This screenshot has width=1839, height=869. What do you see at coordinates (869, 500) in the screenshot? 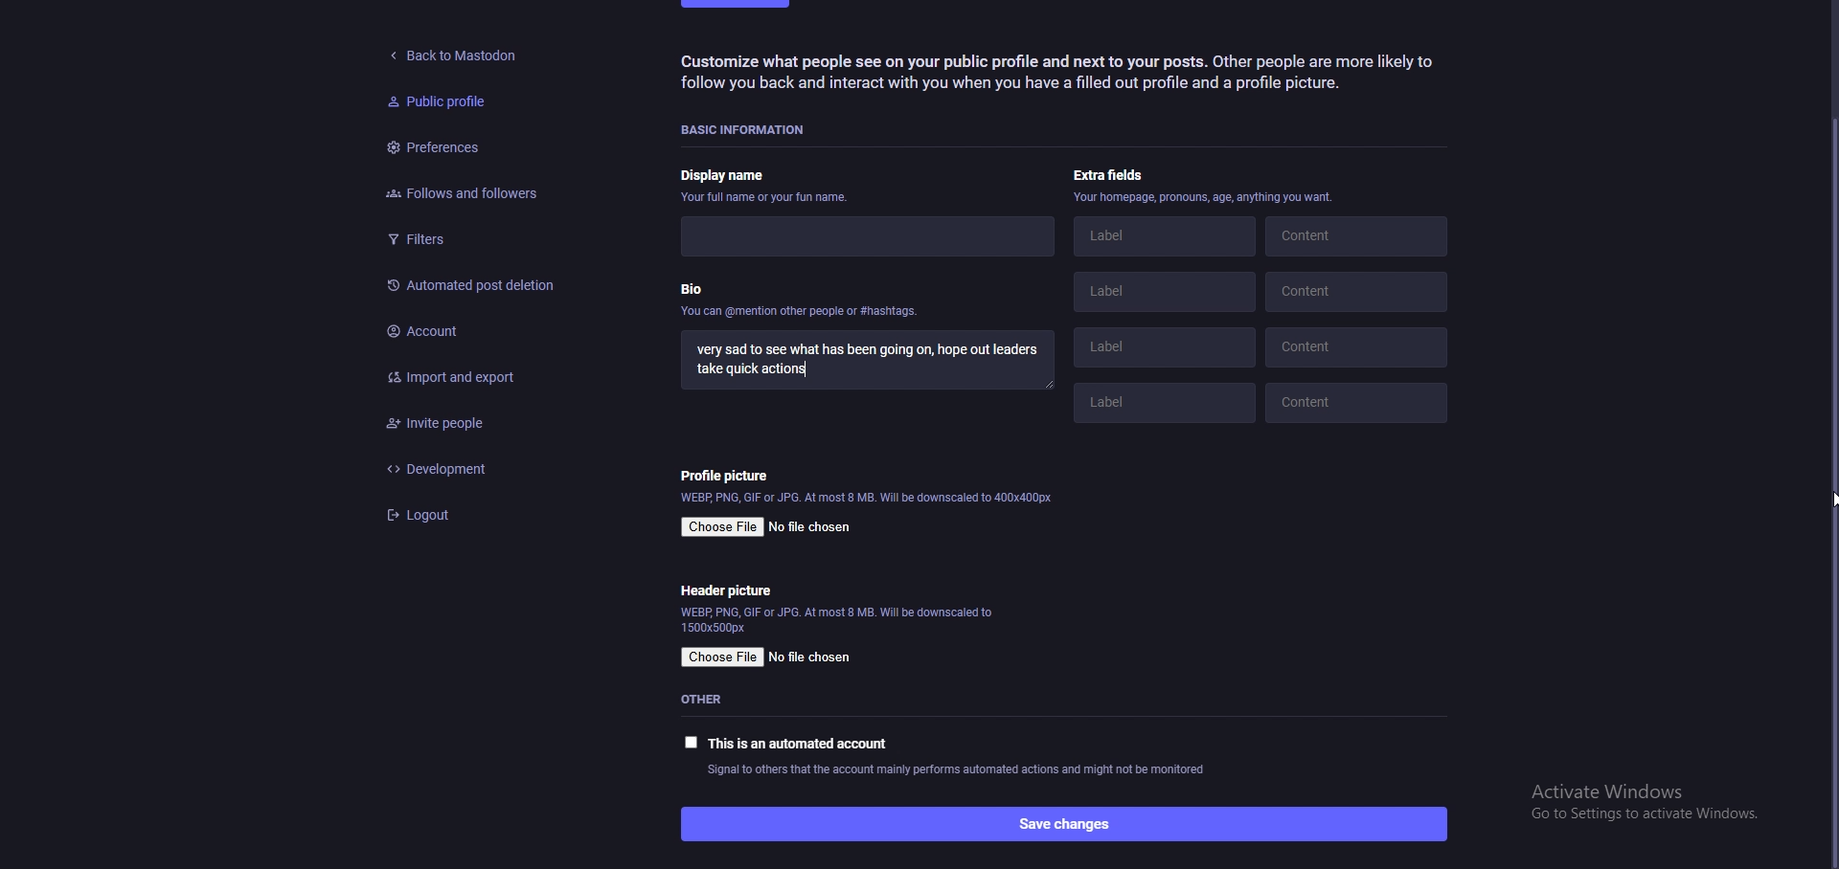
I see `info` at bounding box center [869, 500].